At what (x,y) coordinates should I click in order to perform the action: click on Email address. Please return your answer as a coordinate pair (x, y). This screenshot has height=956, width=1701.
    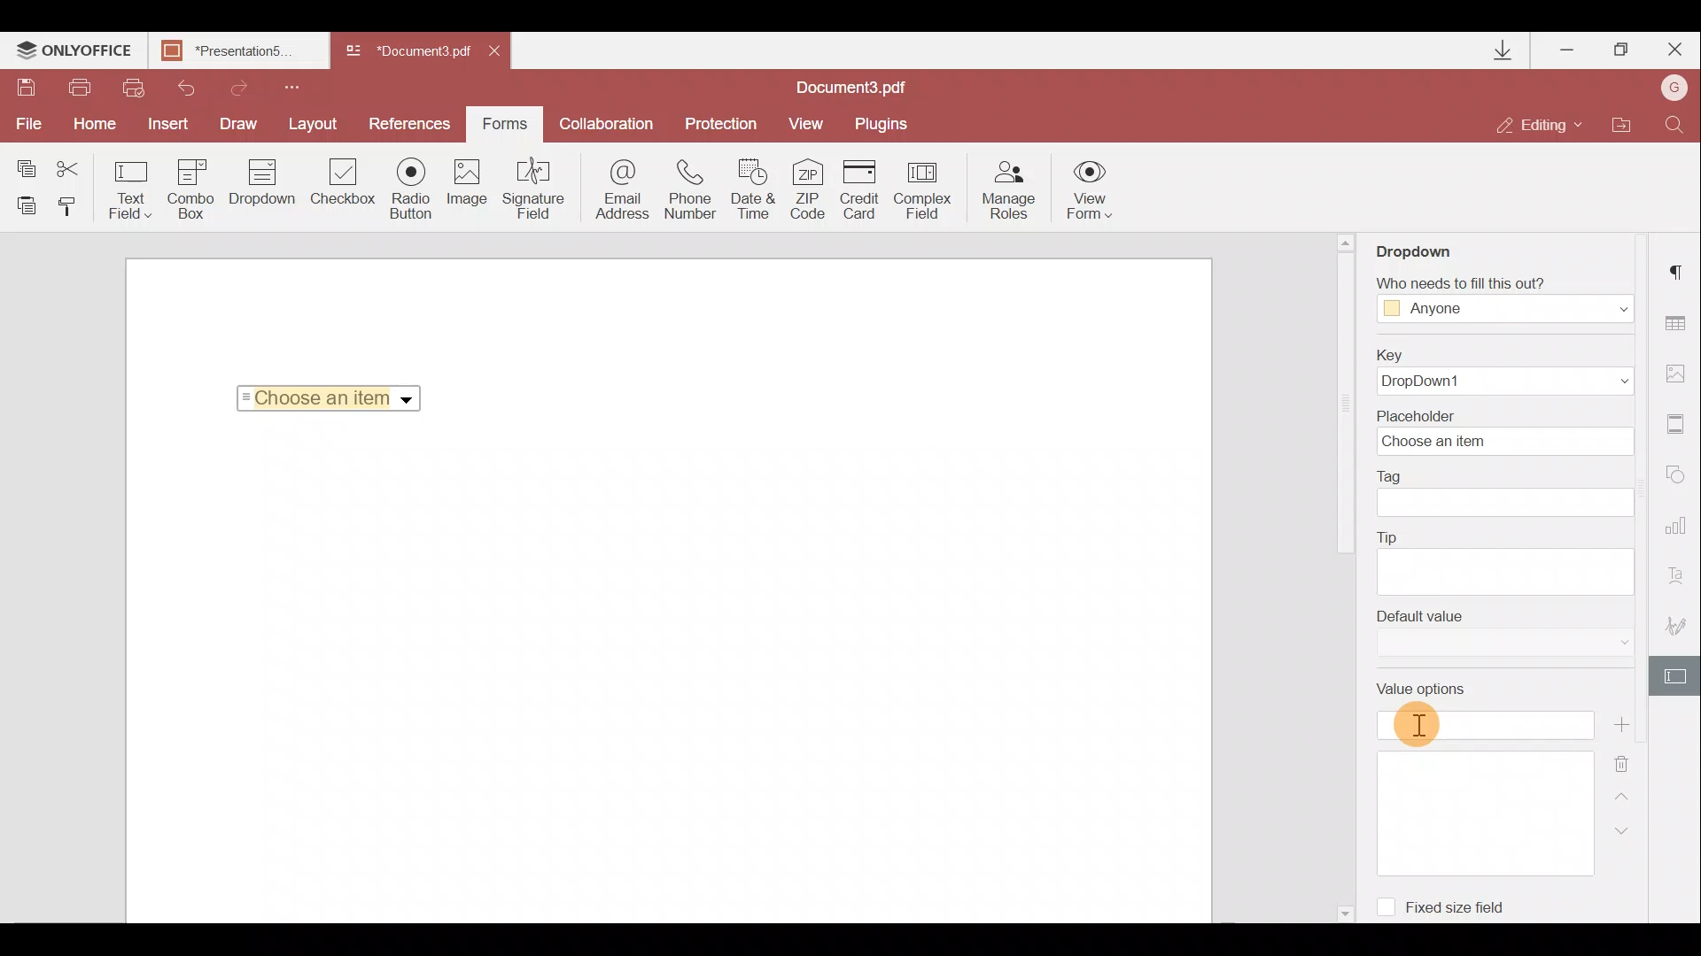
    Looking at the image, I should click on (623, 192).